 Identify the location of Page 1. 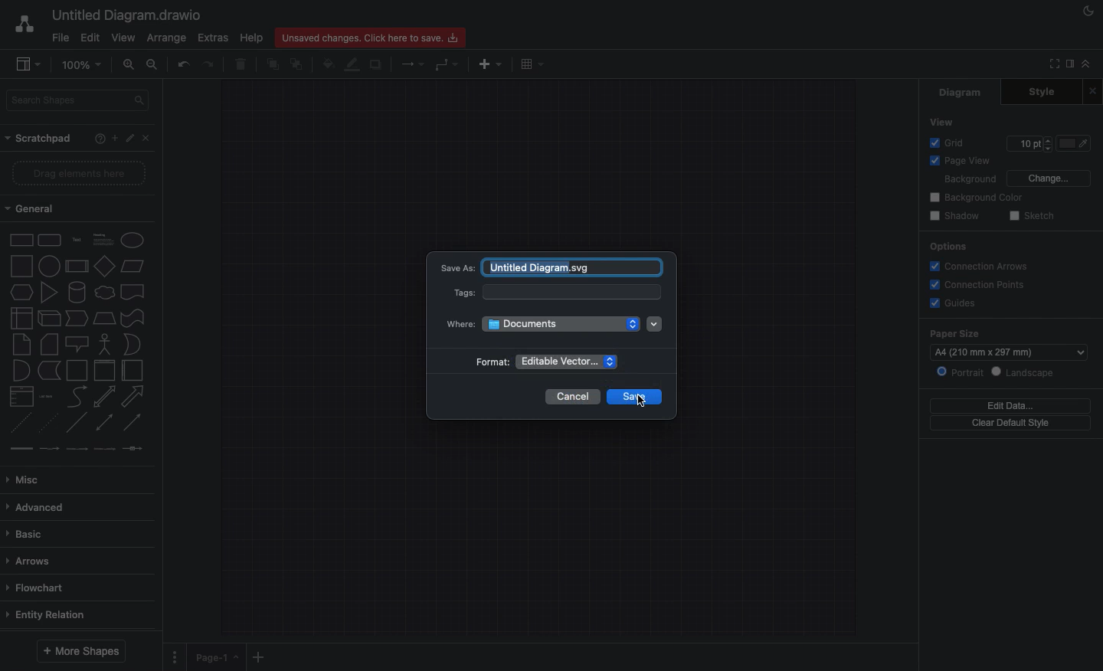
(216, 659).